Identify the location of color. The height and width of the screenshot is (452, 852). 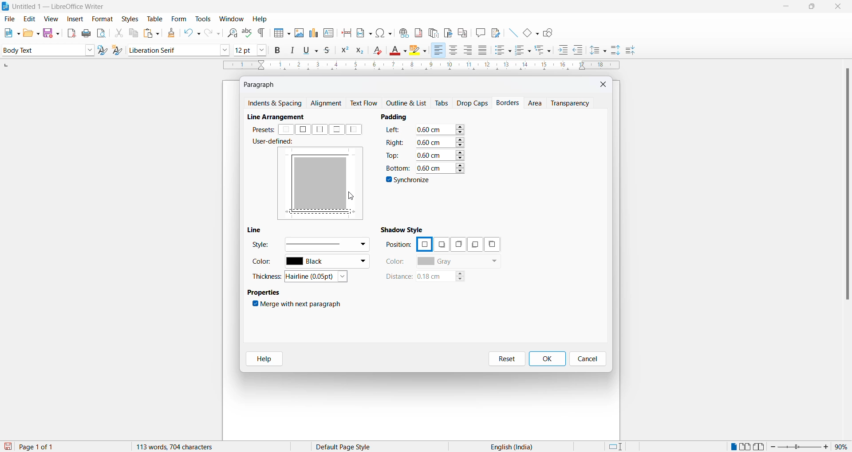
(396, 261).